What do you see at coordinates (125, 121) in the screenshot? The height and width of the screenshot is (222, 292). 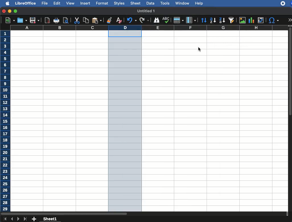 I see `column selected` at bounding box center [125, 121].